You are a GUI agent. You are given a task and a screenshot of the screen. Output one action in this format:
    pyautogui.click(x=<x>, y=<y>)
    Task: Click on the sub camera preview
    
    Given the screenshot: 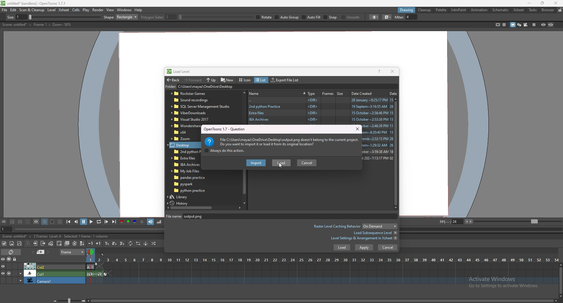 What is the action you would take?
    pyautogui.click(x=551, y=24)
    